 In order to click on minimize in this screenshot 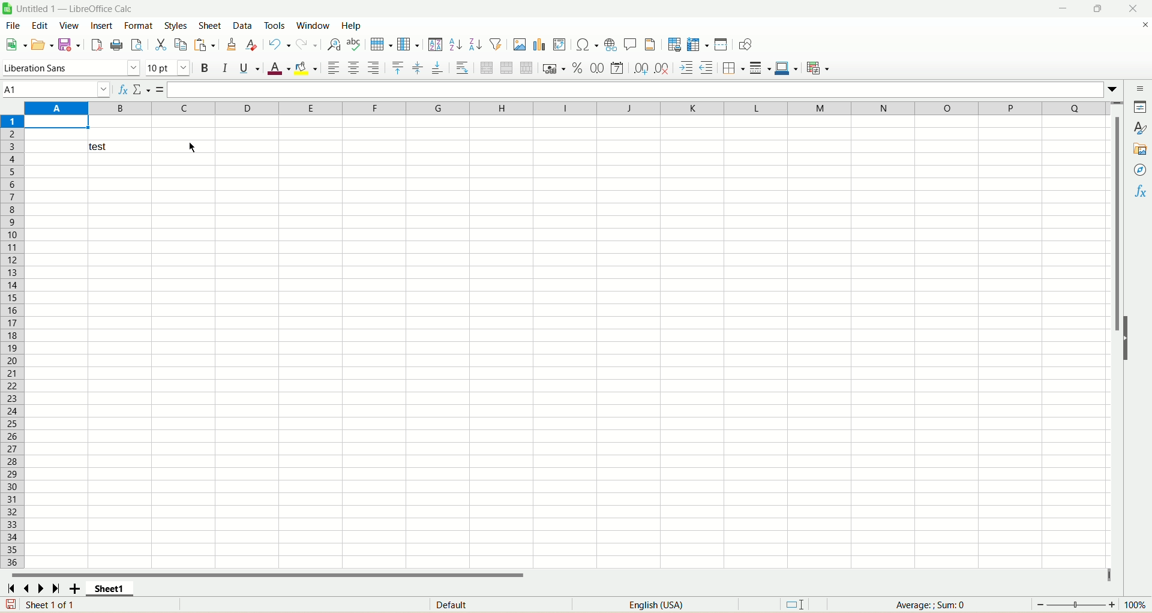, I will do `click(1063, 8)`.